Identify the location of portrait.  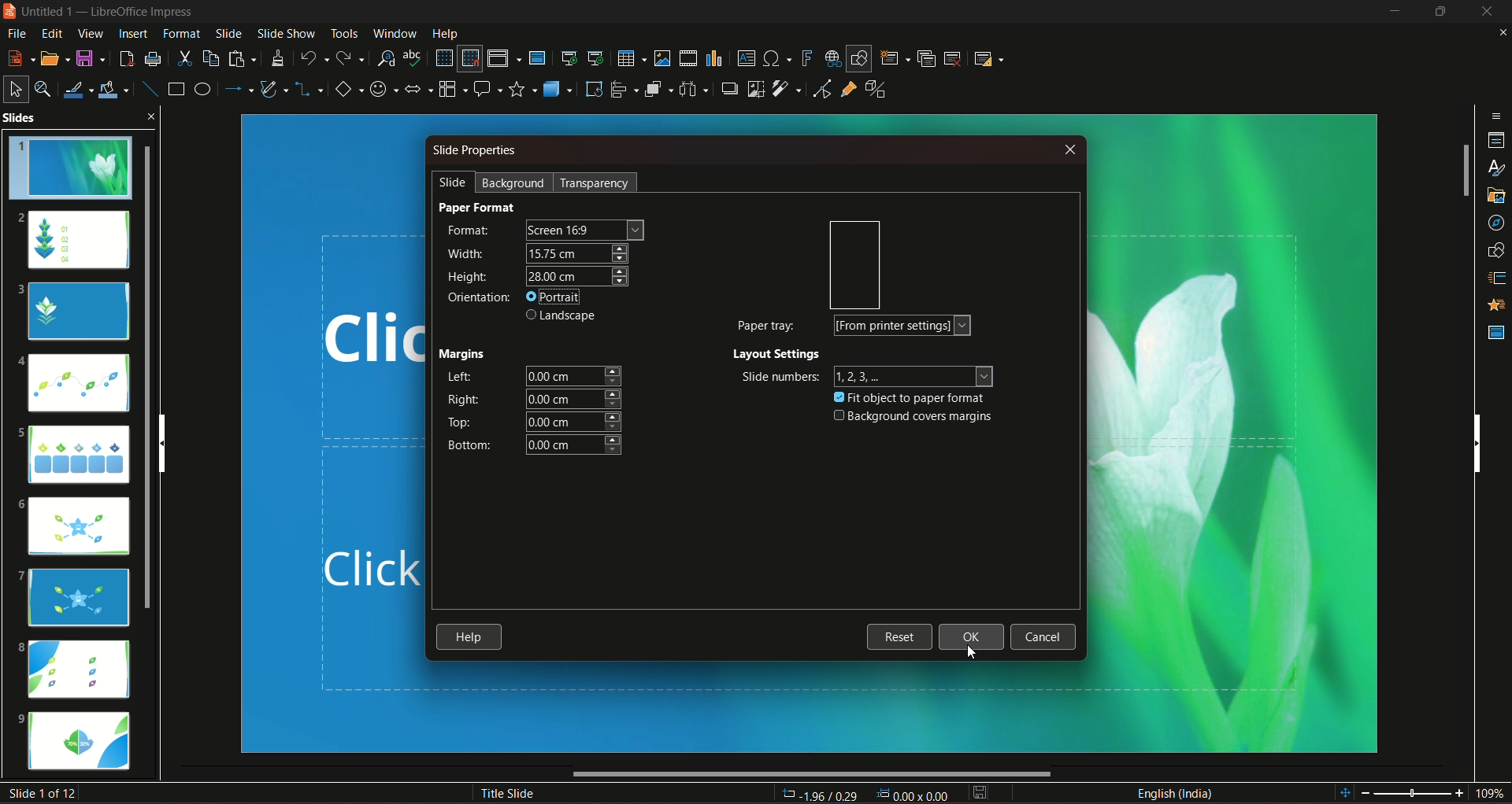
(562, 298).